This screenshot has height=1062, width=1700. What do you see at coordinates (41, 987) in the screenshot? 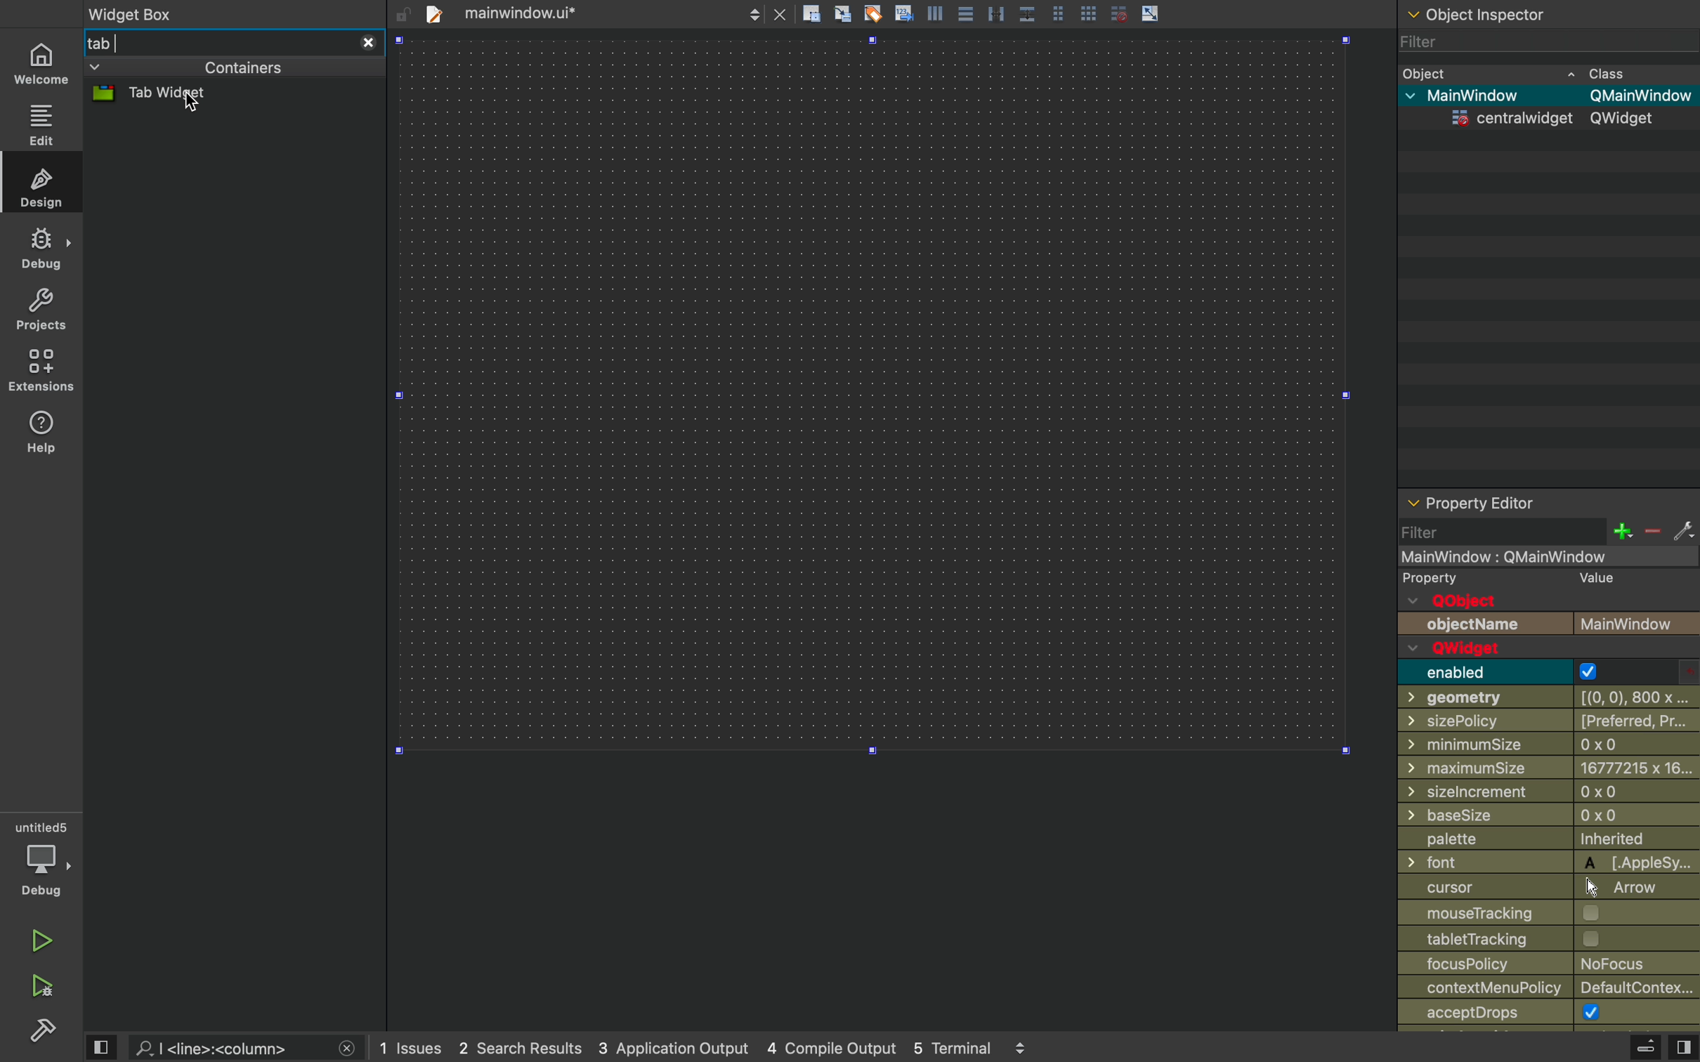
I see `run and debug` at bounding box center [41, 987].